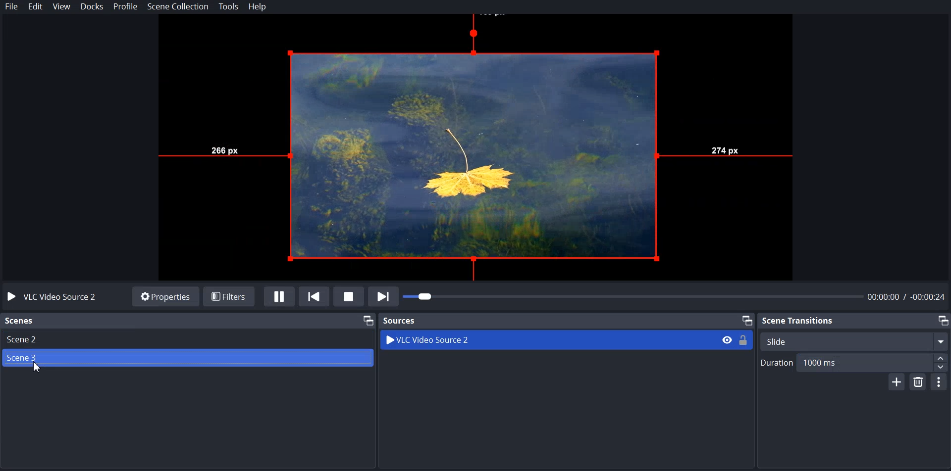 The height and width of the screenshot is (471, 951). Describe the element at coordinates (855, 341) in the screenshot. I see `Select Scene Transition` at that location.